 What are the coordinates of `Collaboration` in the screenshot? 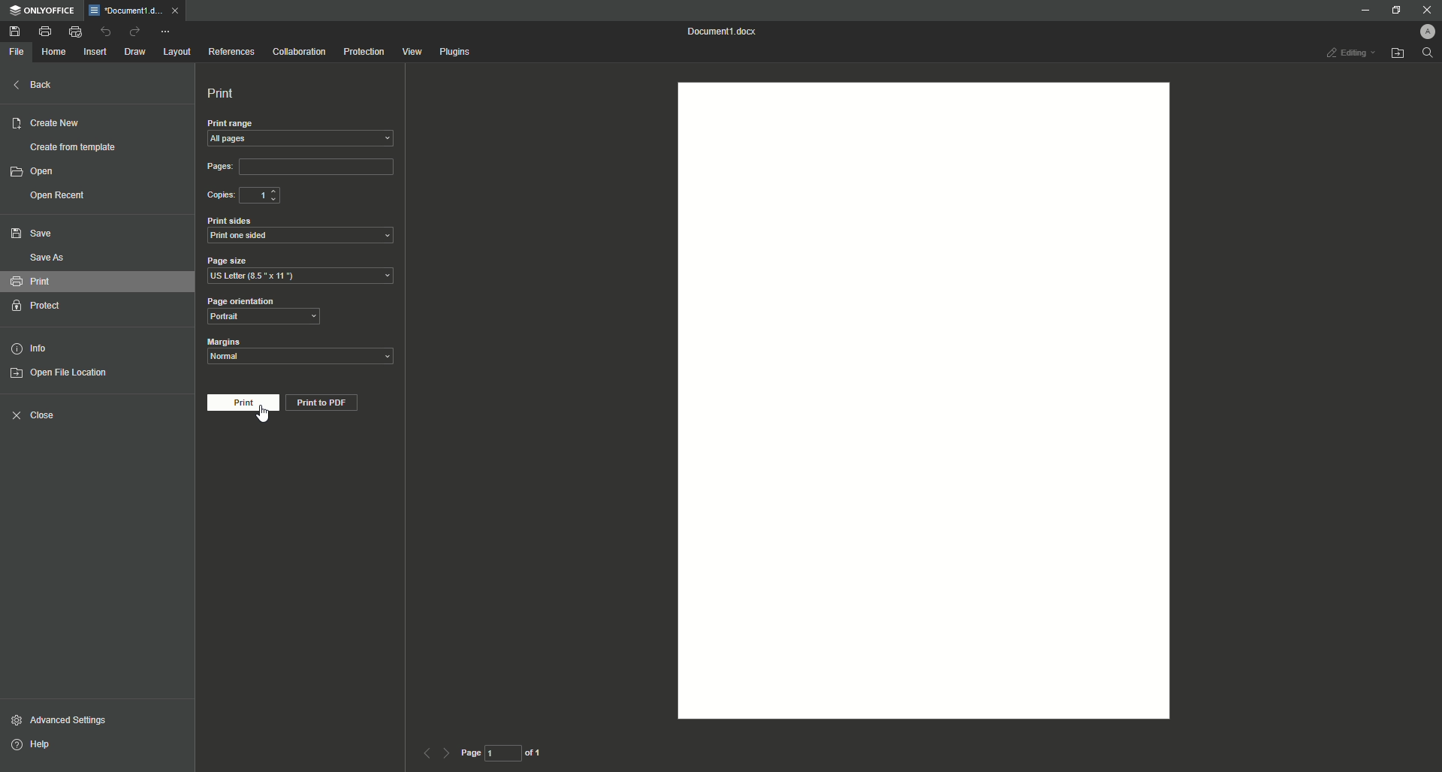 It's located at (298, 53).